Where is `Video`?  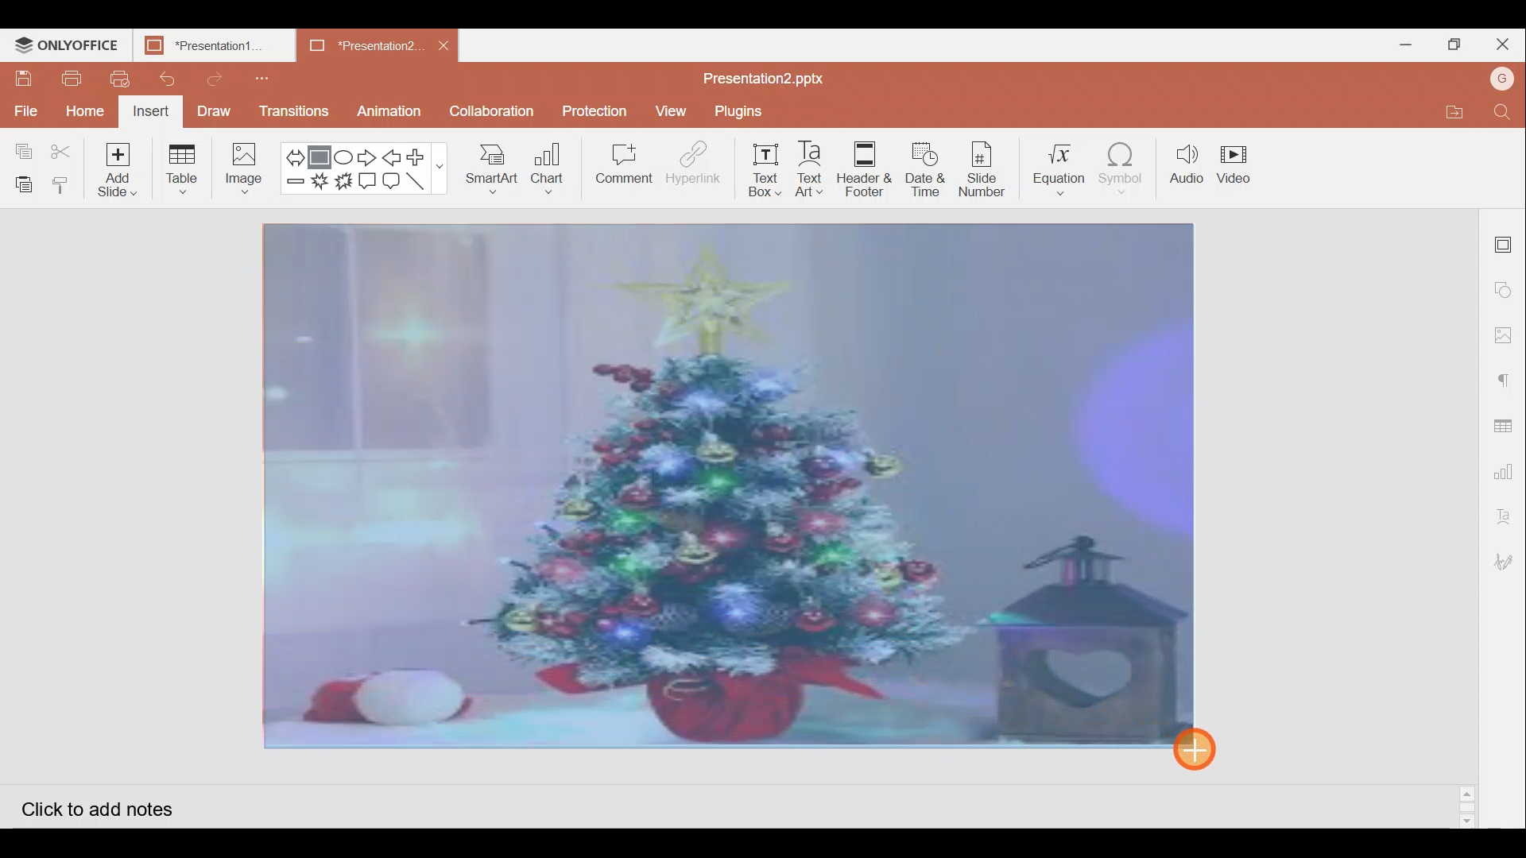
Video is located at coordinates (1239, 170).